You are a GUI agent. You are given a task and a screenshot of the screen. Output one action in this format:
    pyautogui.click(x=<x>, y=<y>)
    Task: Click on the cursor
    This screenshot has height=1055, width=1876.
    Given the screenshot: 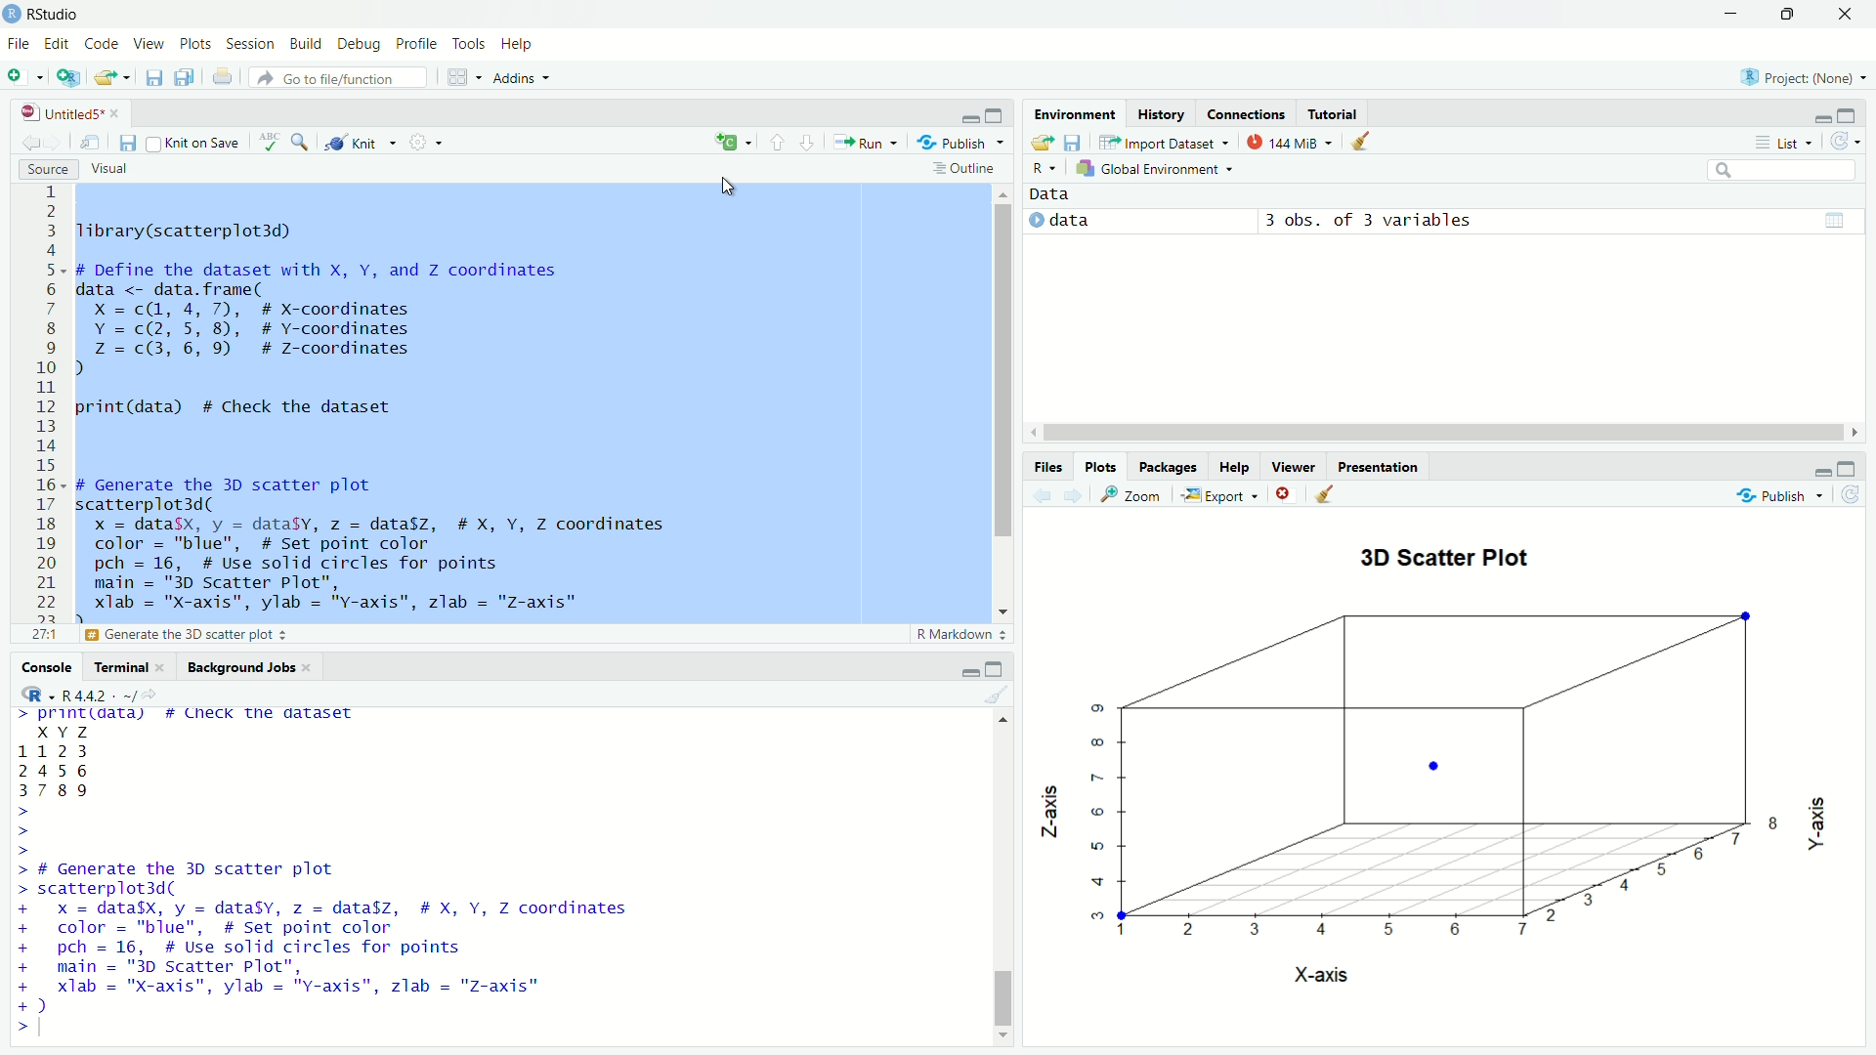 What is the action you would take?
    pyautogui.click(x=727, y=187)
    